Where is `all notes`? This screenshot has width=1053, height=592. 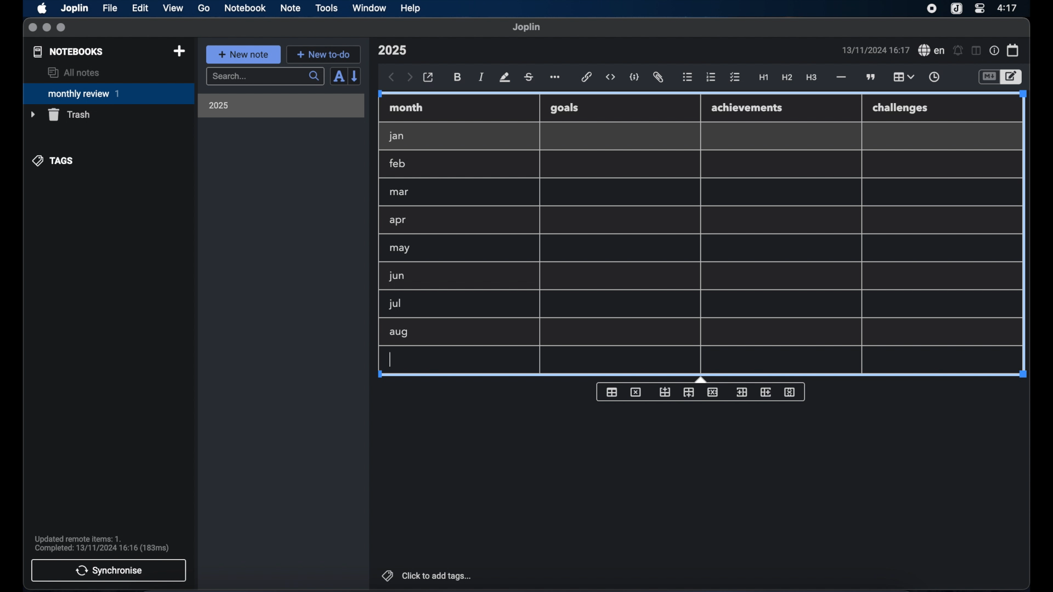
all notes is located at coordinates (73, 72).